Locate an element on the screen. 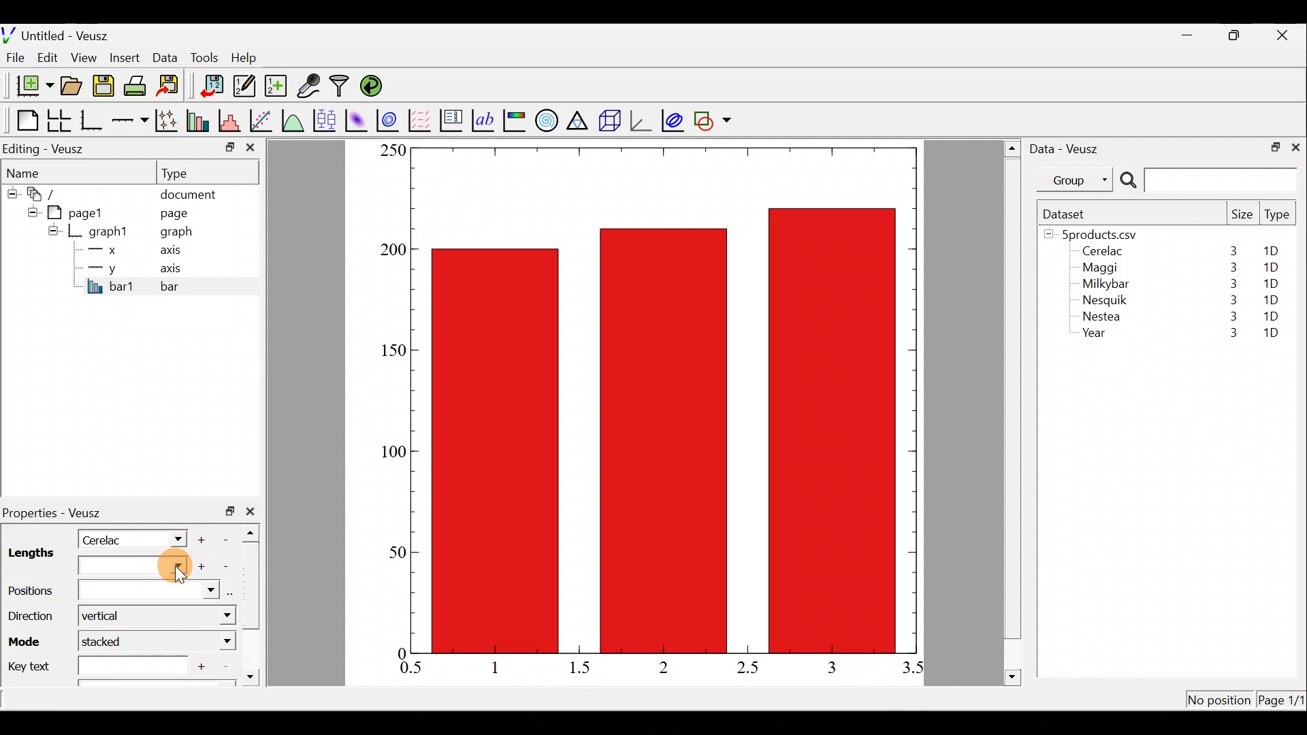 This screenshot has width=1307, height=735. Text label is located at coordinates (485, 118).